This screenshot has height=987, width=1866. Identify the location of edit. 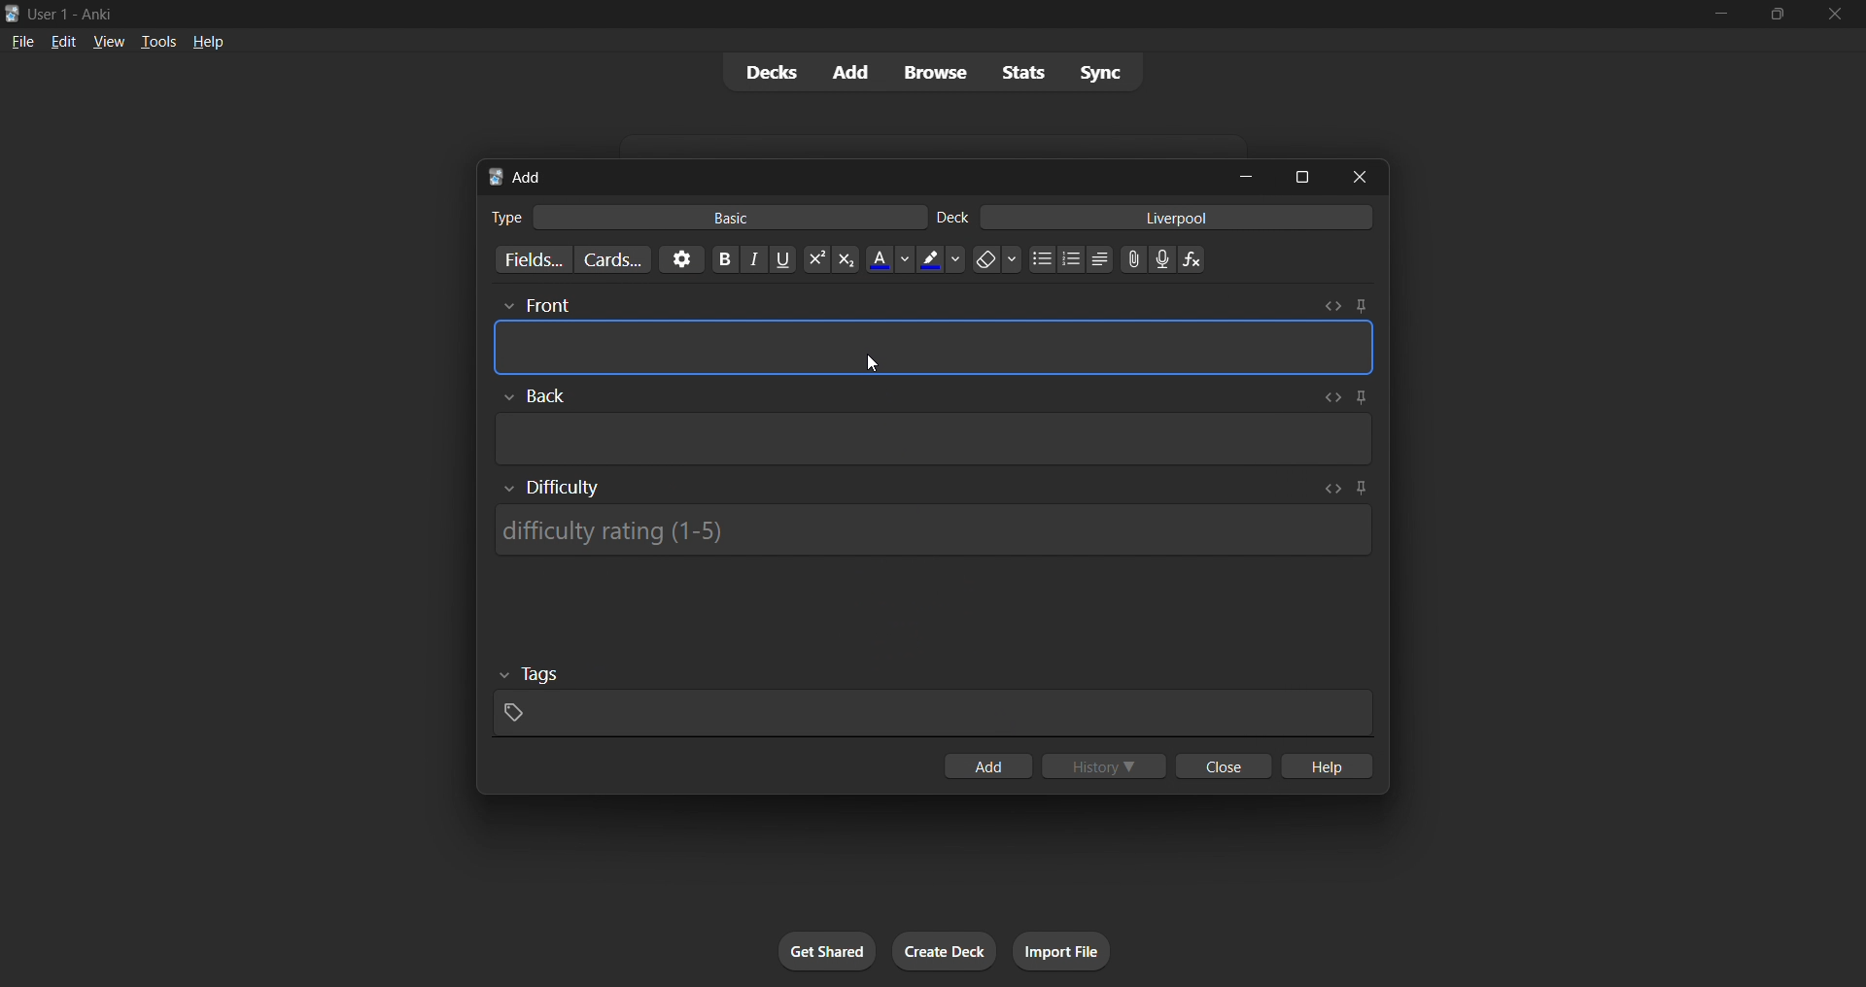
(64, 41).